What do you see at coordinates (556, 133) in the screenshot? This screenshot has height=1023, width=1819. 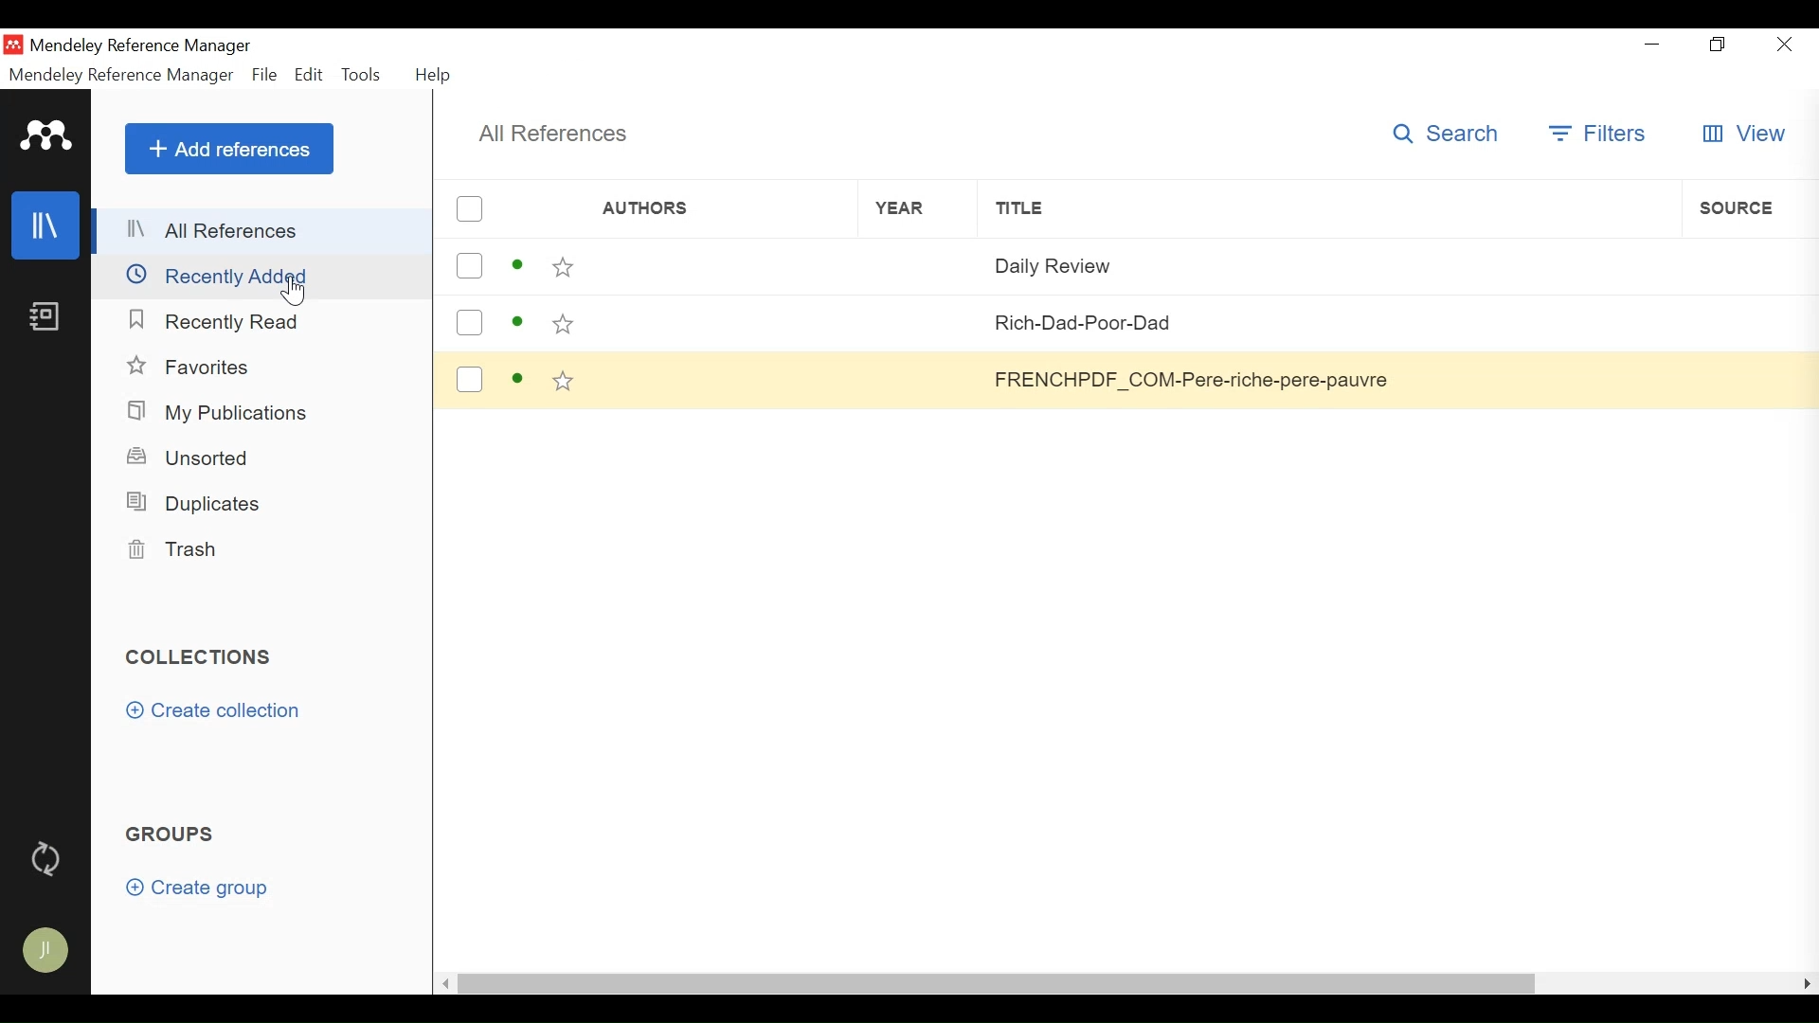 I see `All References` at bounding box center [556, 133].